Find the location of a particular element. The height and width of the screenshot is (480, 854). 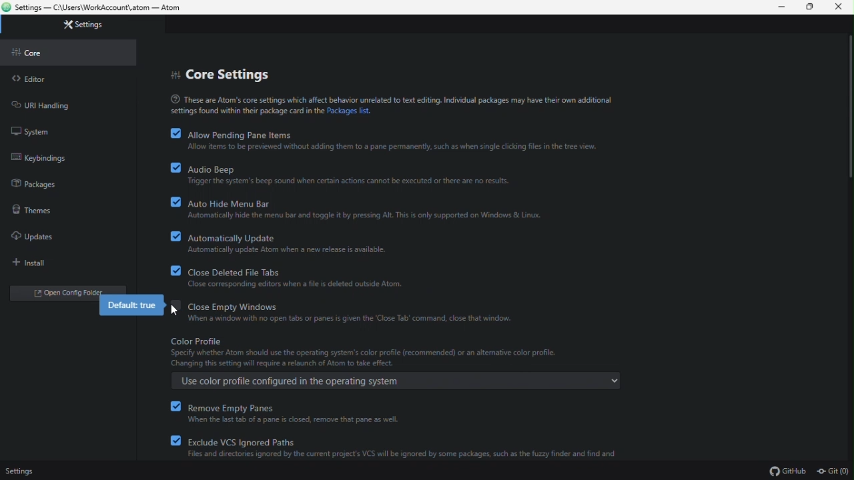

core settings is located at coordinates (222, 76).